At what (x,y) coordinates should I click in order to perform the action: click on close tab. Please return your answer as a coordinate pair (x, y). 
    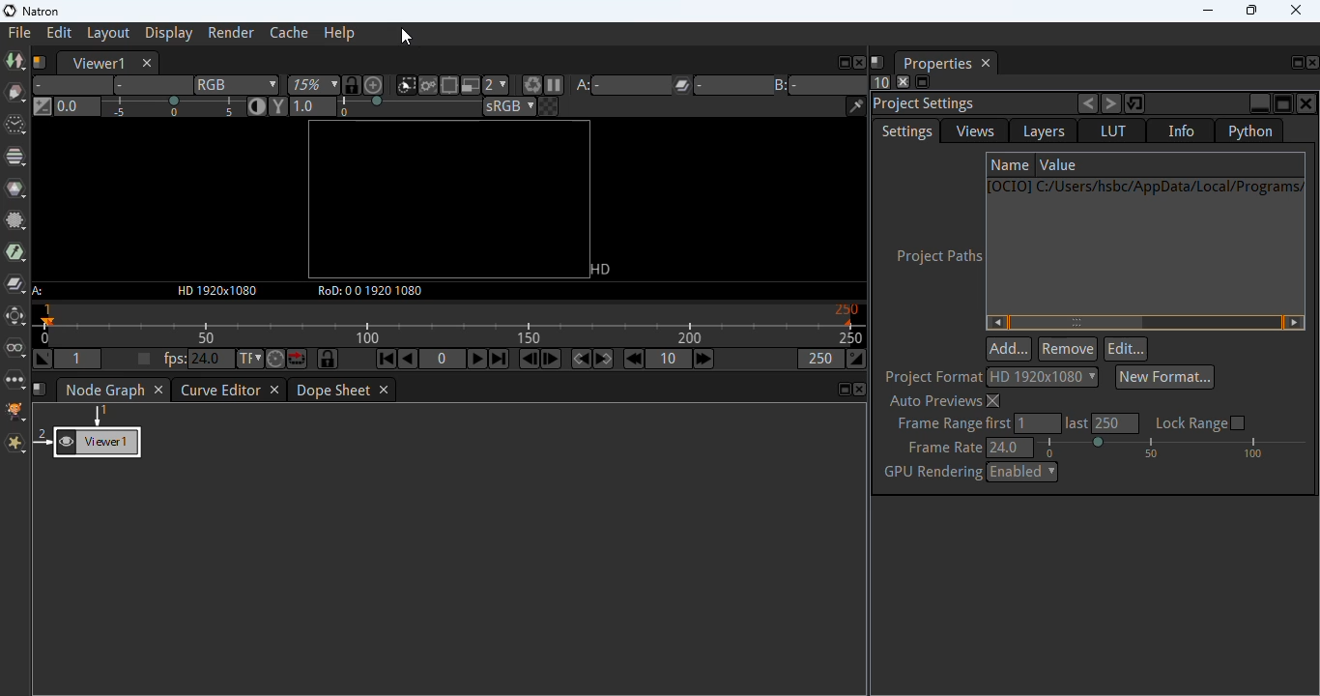
    Looking at the image, I should click on (146, 63).